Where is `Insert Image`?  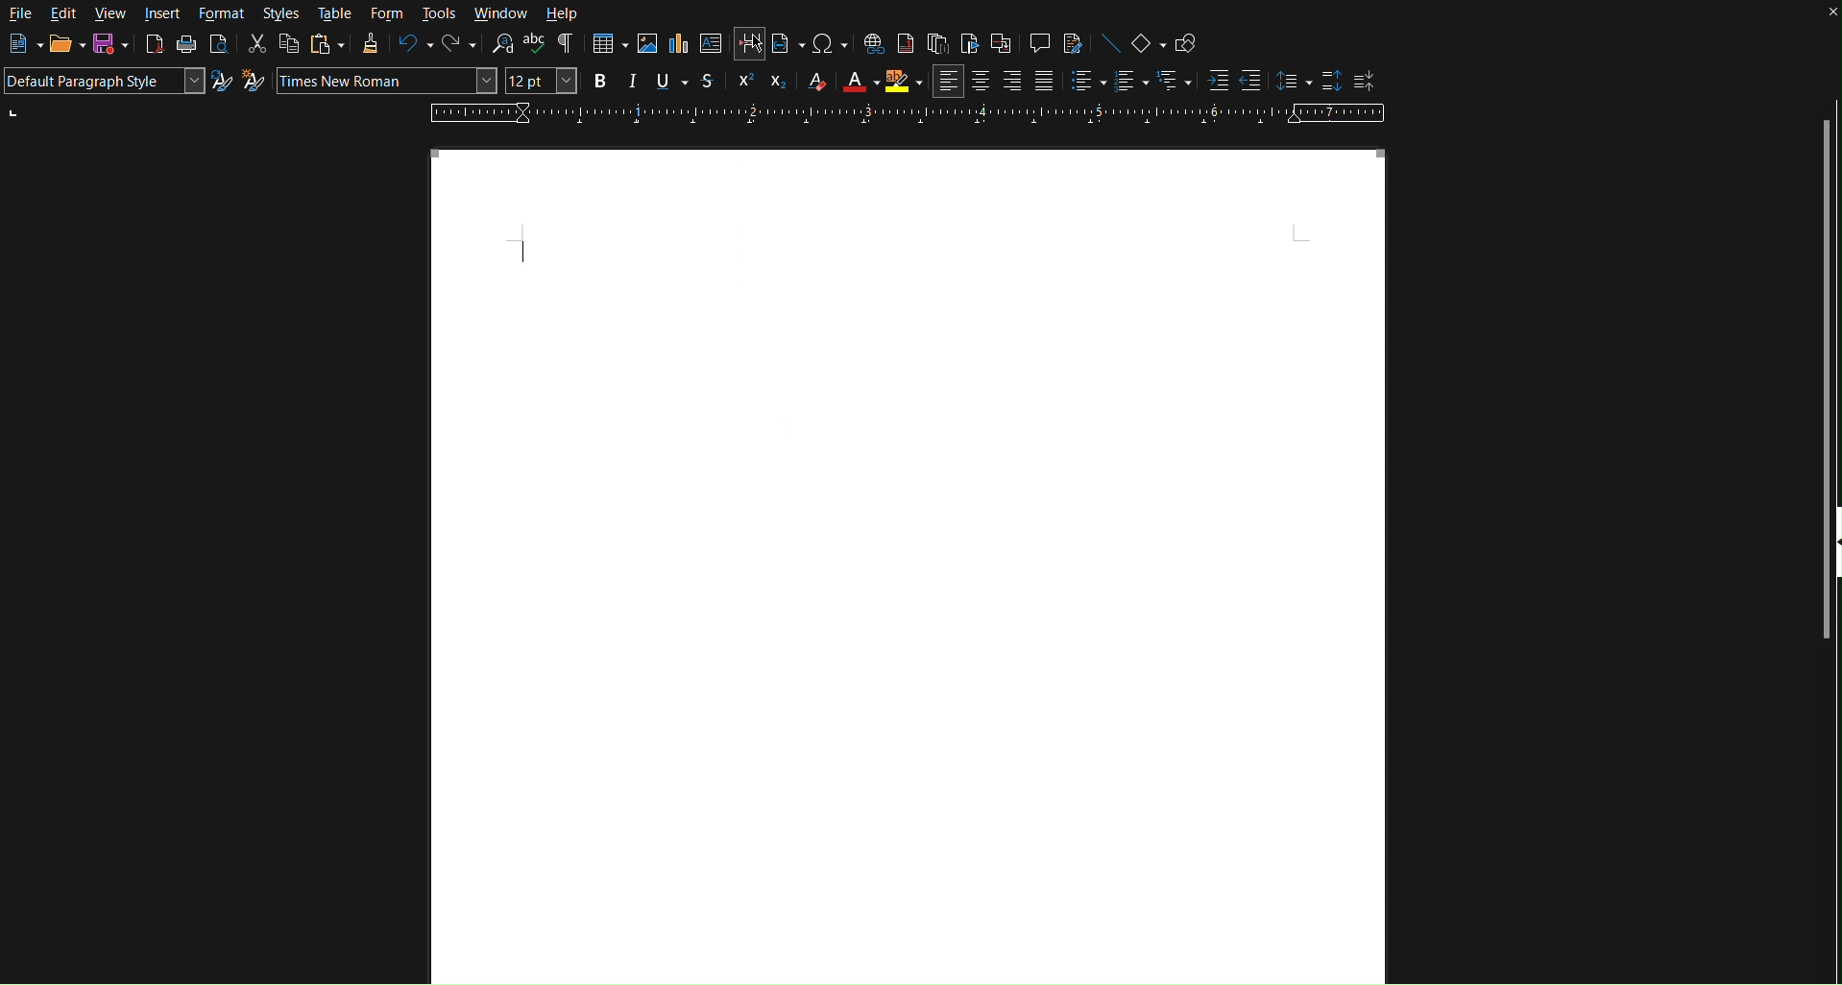 Insert Image is located at coordinates (646, 46).